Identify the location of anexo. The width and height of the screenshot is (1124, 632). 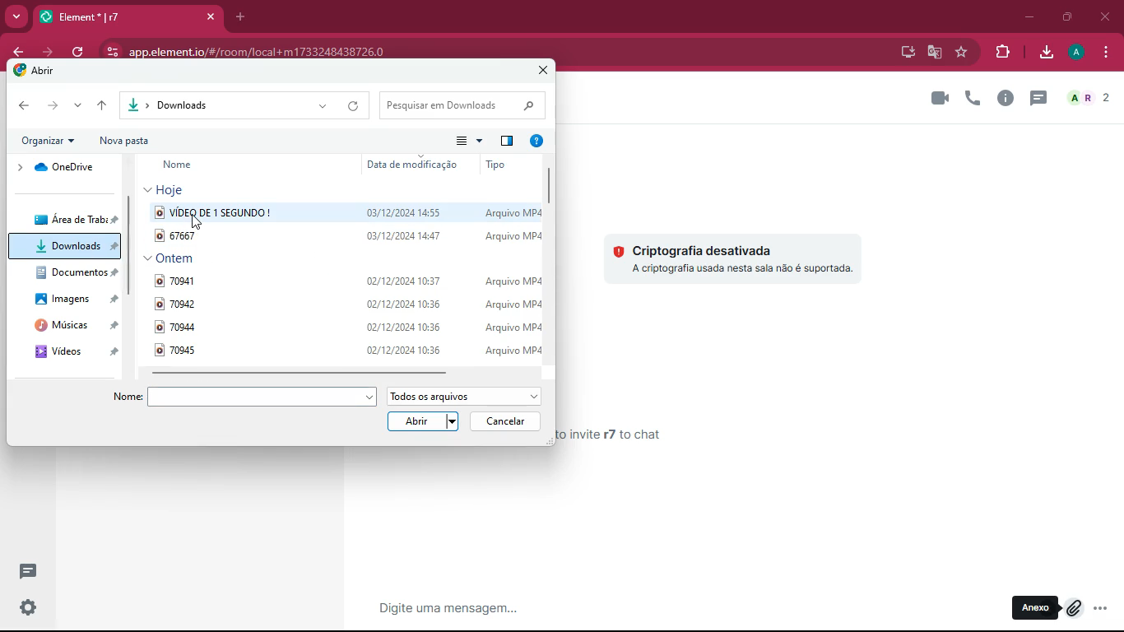
(1037, 609).